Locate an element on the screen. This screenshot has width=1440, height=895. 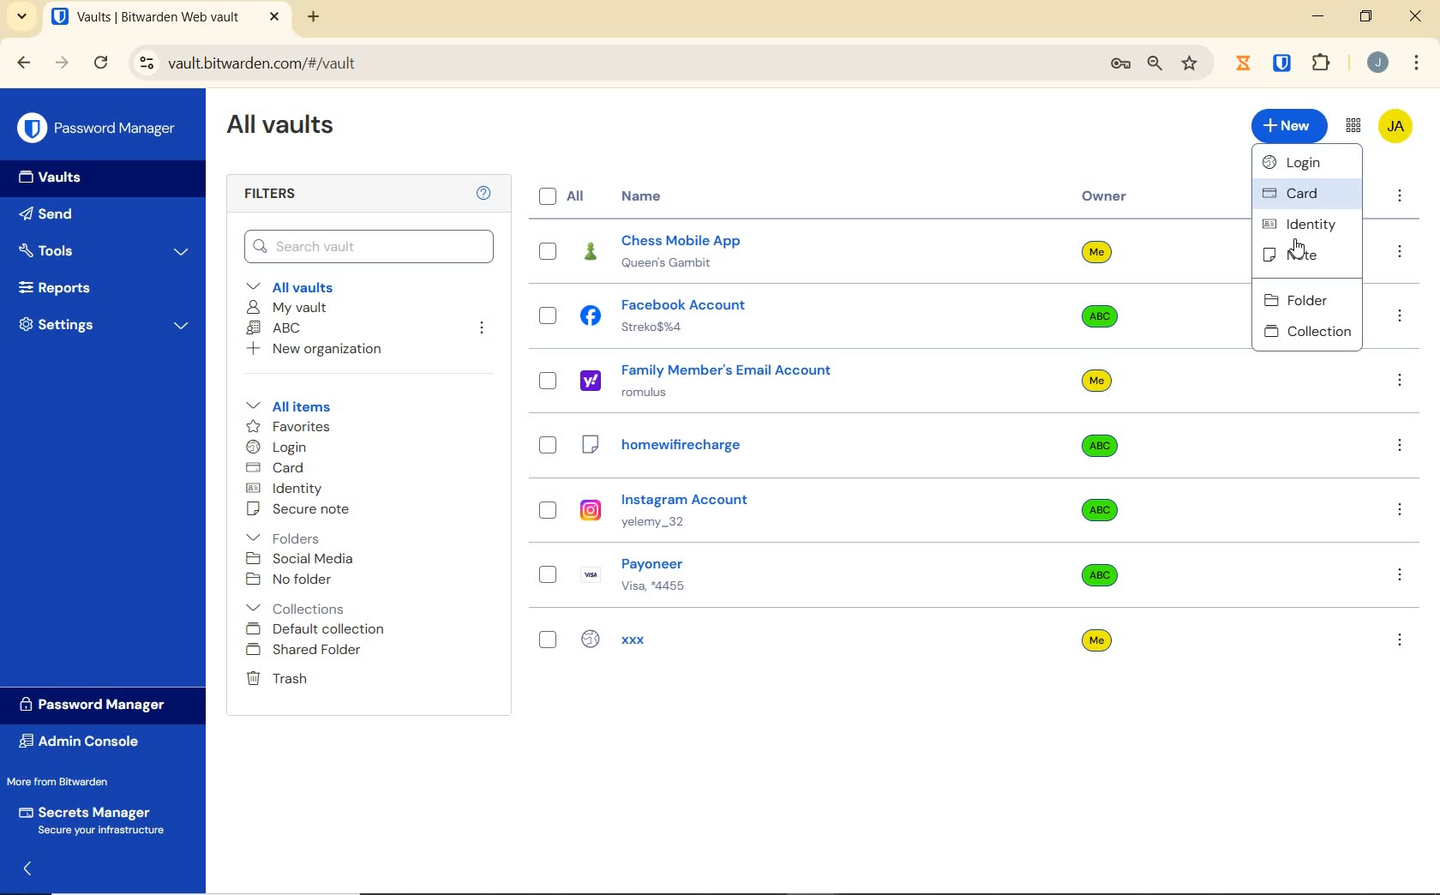
manage passwords is located at coordinates (1120, 65).